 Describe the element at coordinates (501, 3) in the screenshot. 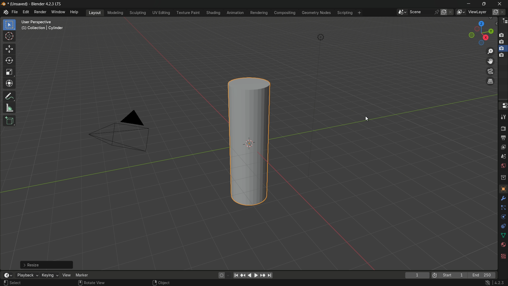

I see `close app` at that location.